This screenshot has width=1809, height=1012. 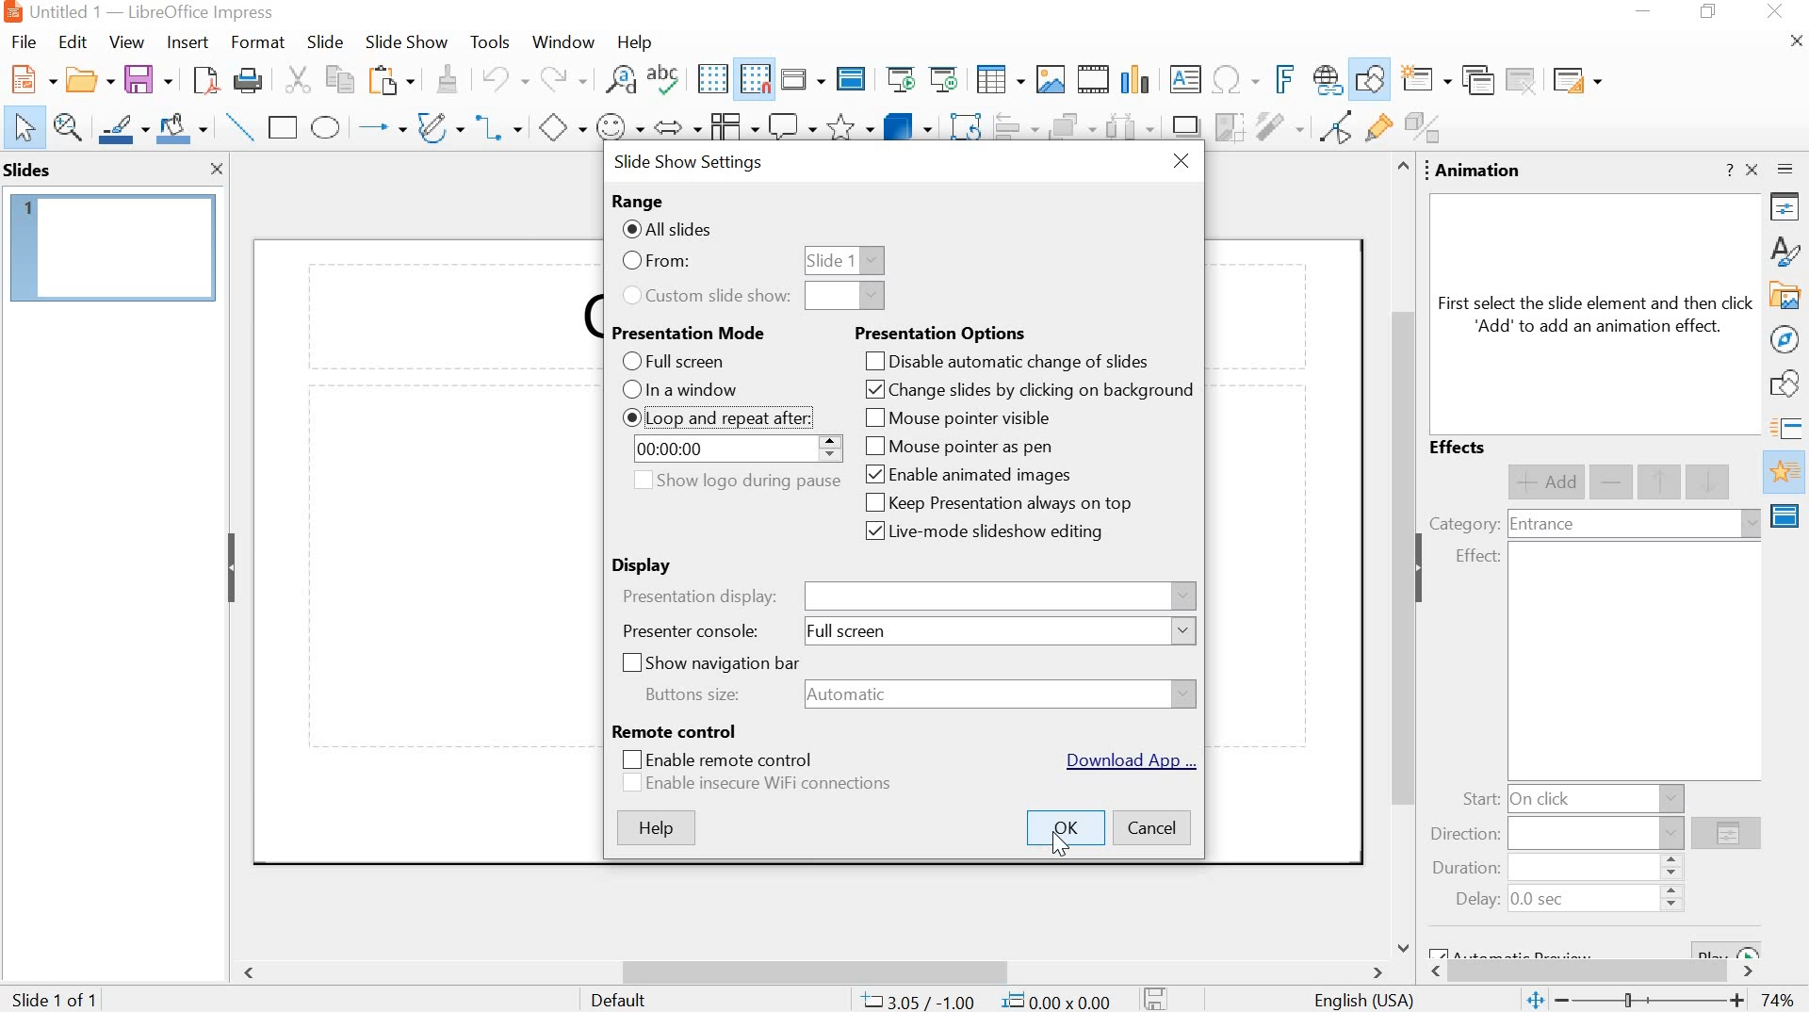 What do you see at coordinates (1787, 515) in the screenshot?
I see `master slides` at bounding box center [1787, 515].